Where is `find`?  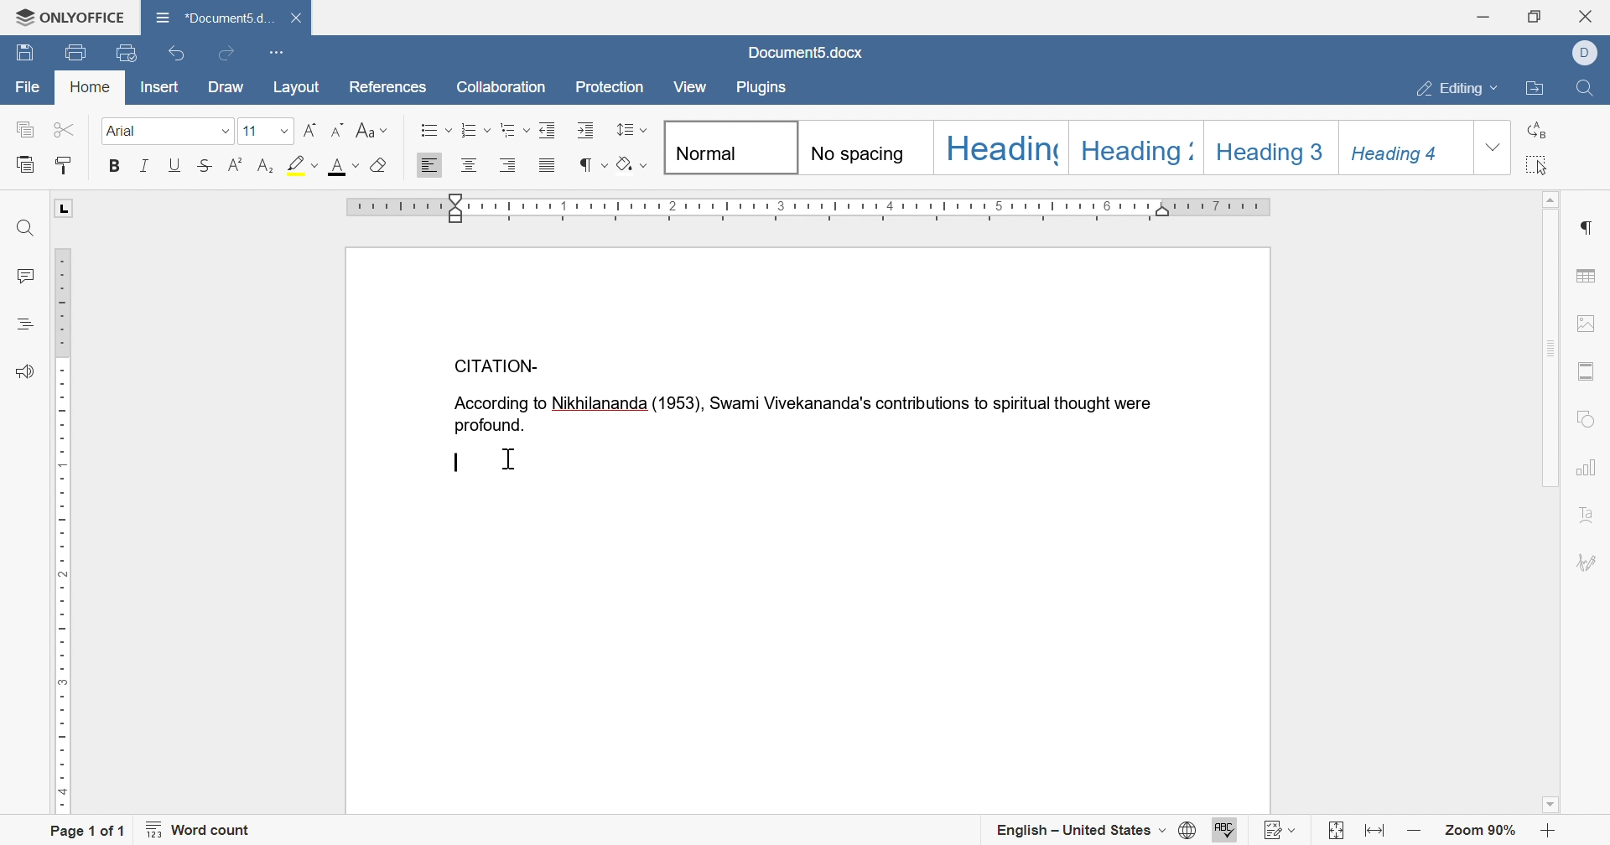 find is located at coordinates (28, 228).